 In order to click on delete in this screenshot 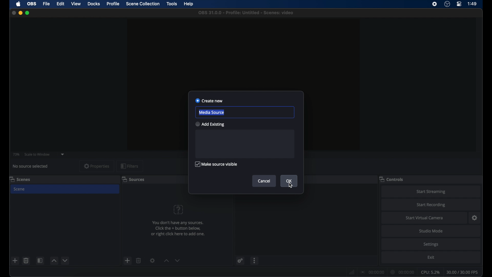, I will do `click(139, 261)`.